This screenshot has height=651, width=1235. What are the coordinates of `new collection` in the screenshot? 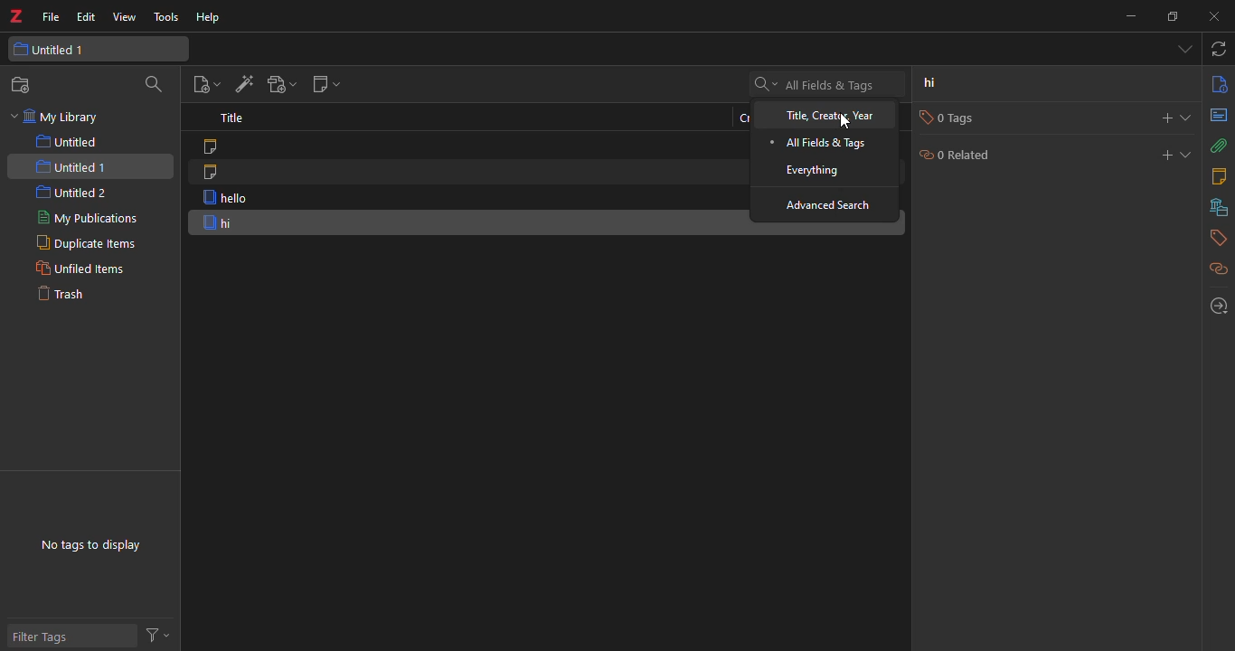 It's located at (24, 85).